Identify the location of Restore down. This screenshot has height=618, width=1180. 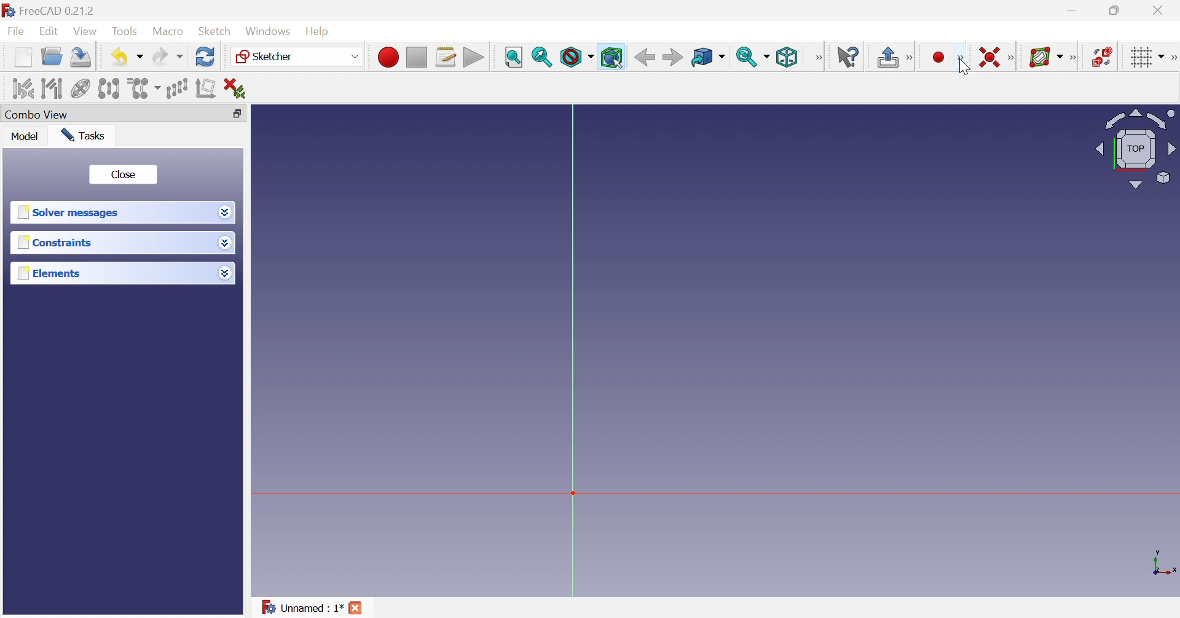
(239, 115).